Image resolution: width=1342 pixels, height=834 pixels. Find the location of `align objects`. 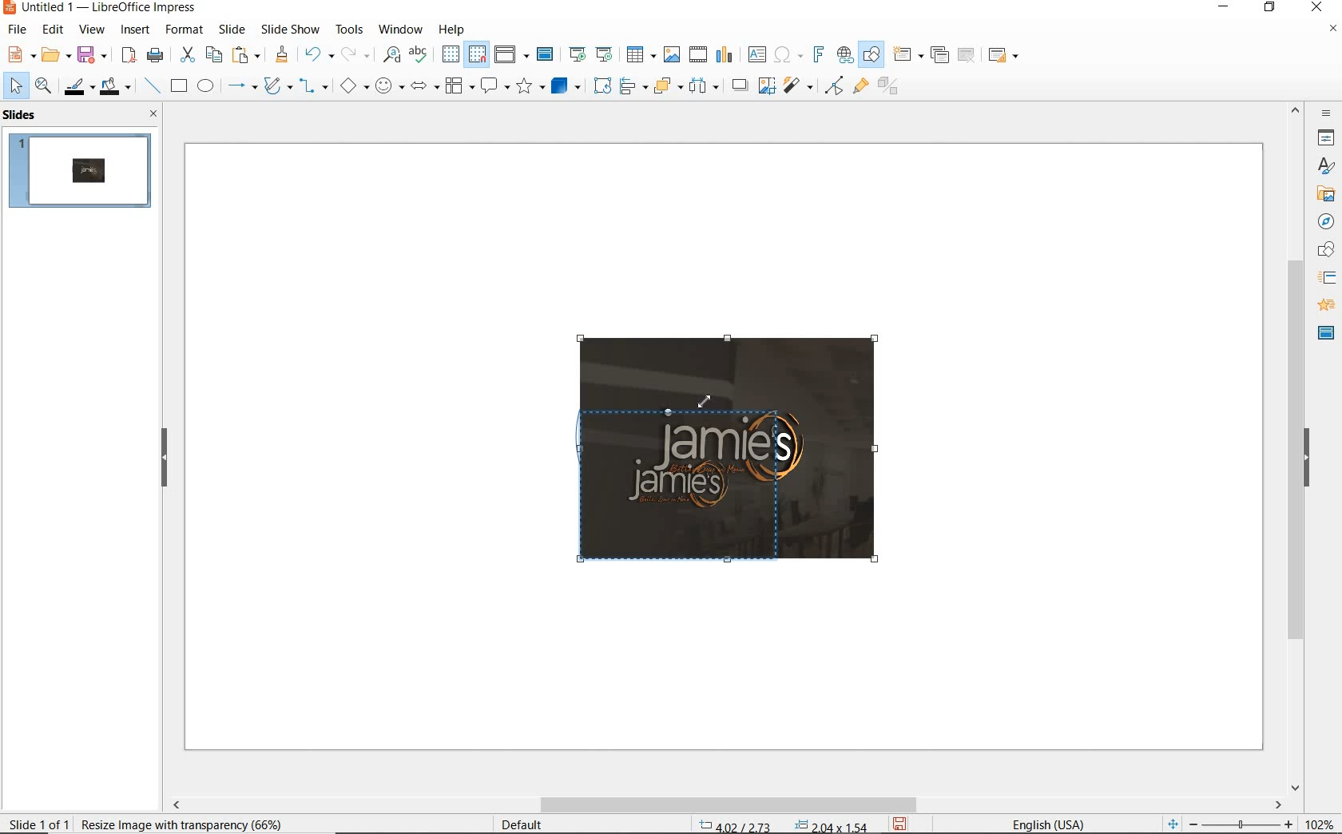

align objects is located at coordinates (629, 85).